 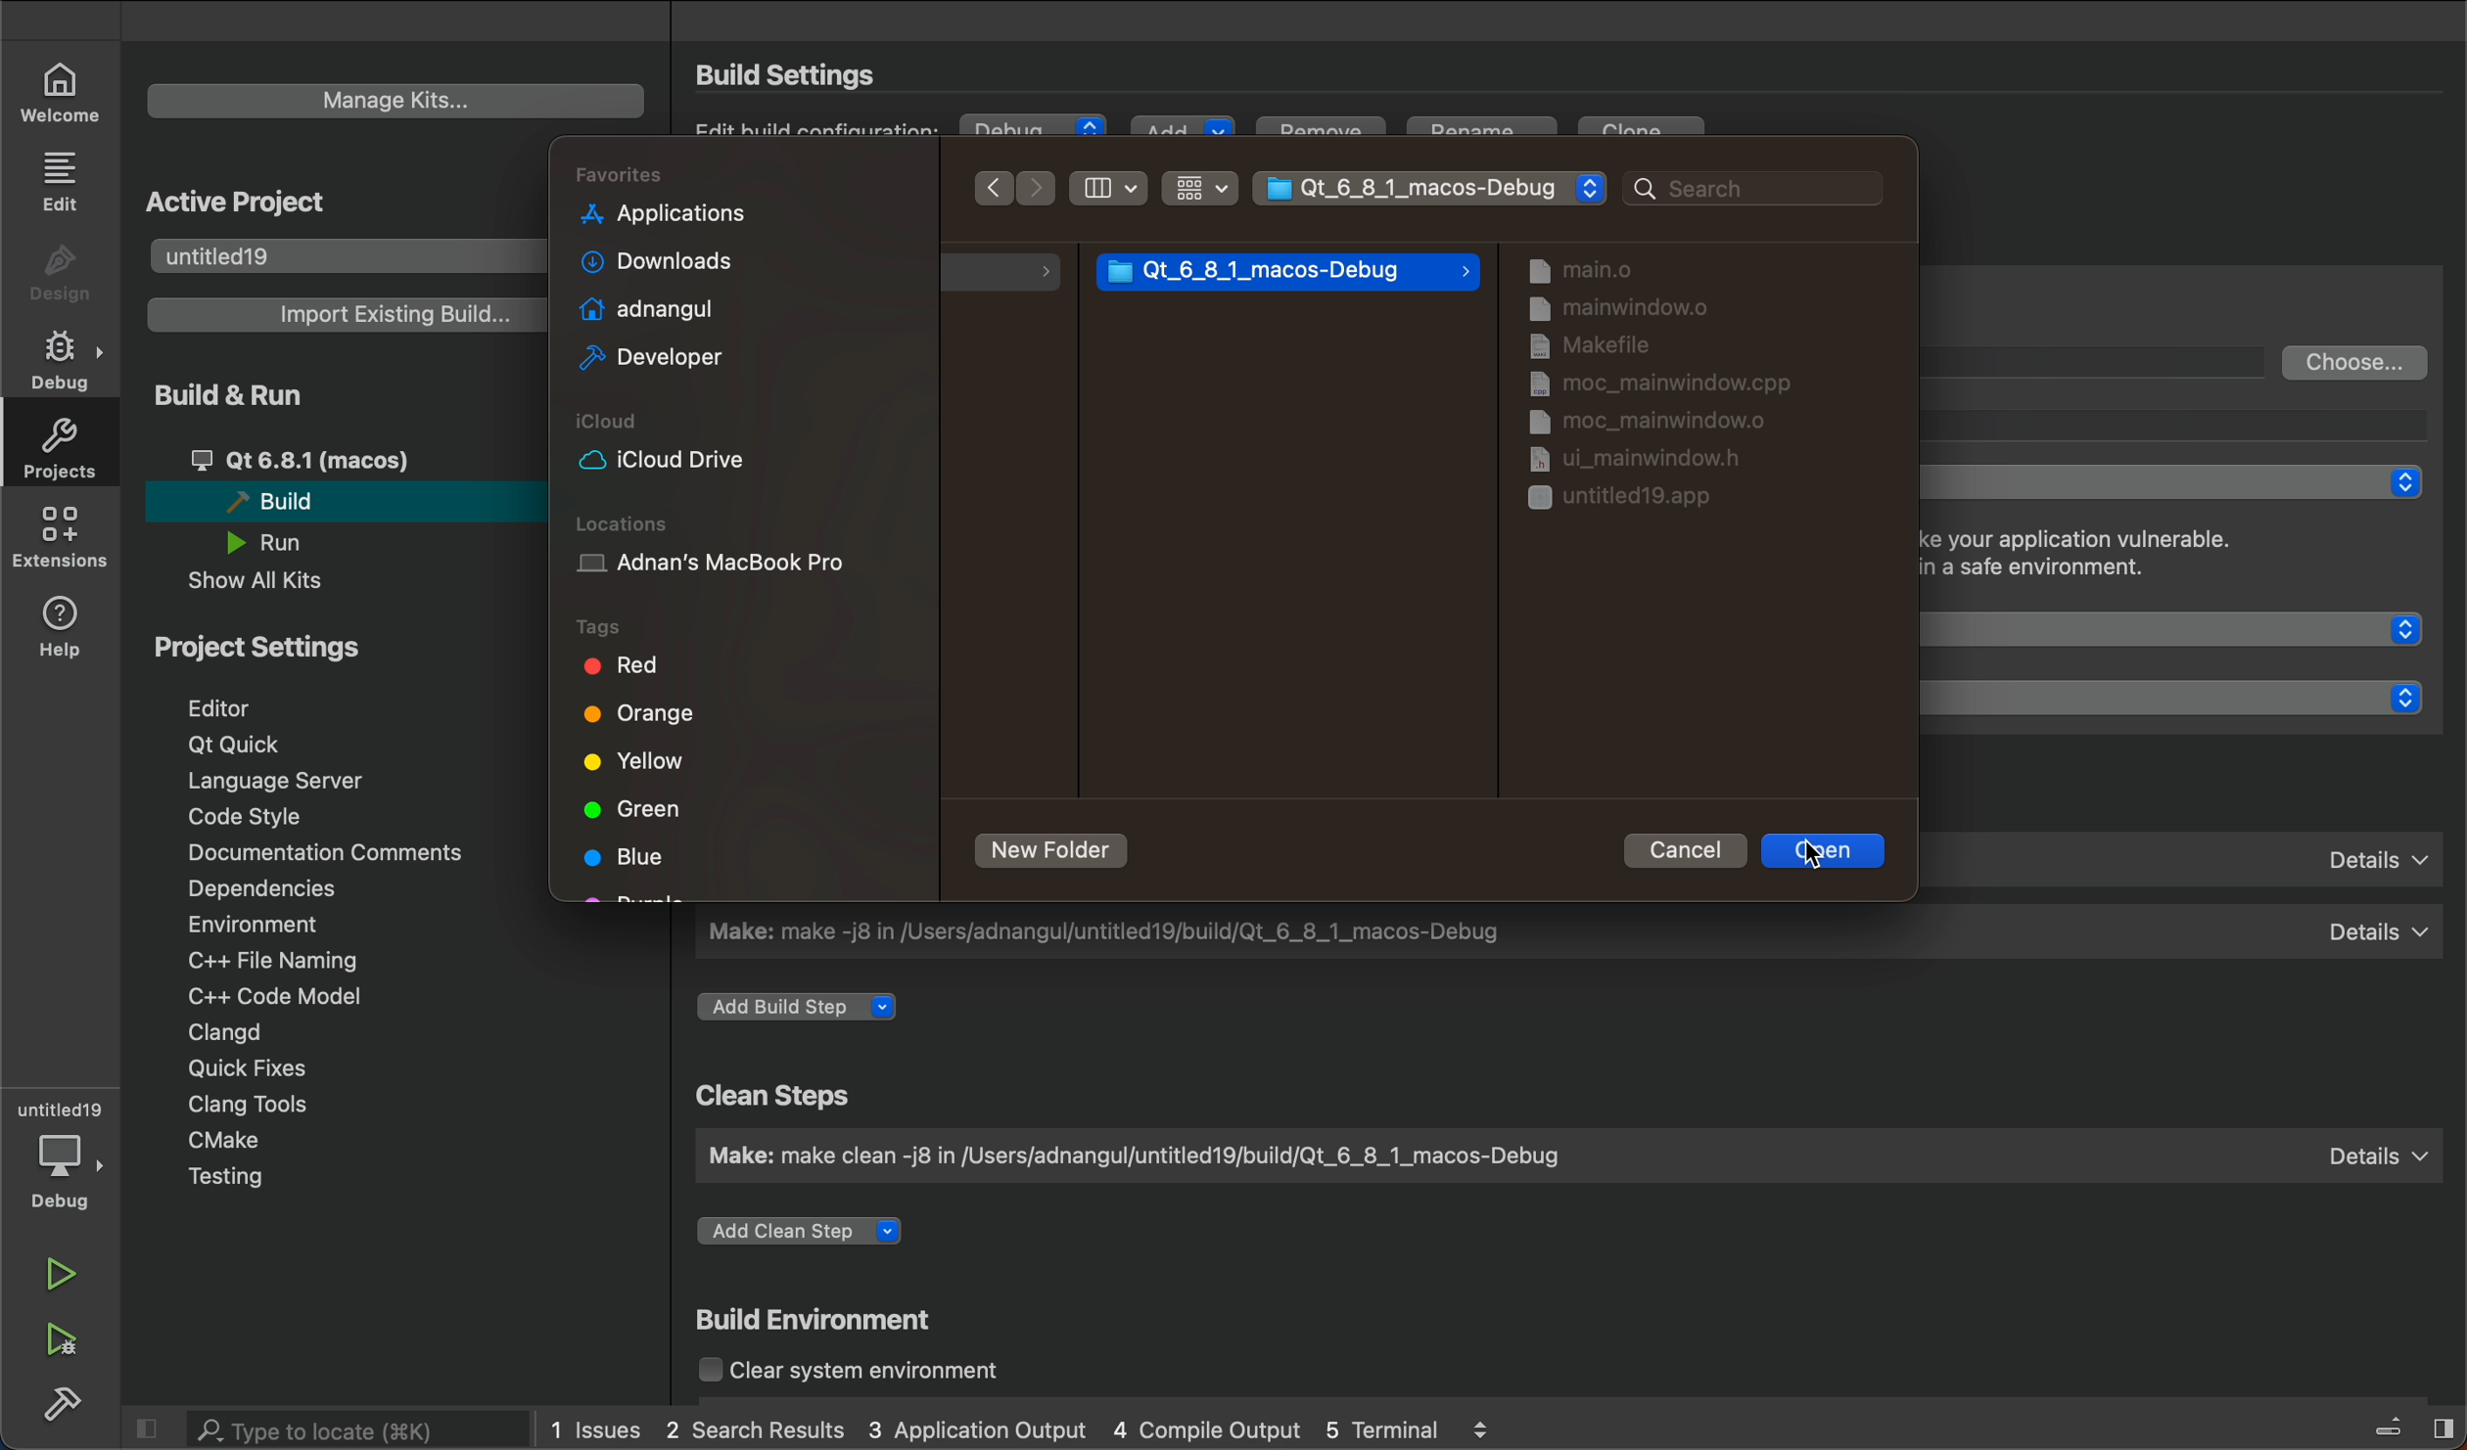 What do you see at coordinates (269, 960) in the screenshot?
I see `c++ file naming` at bounding box center [269, 960].